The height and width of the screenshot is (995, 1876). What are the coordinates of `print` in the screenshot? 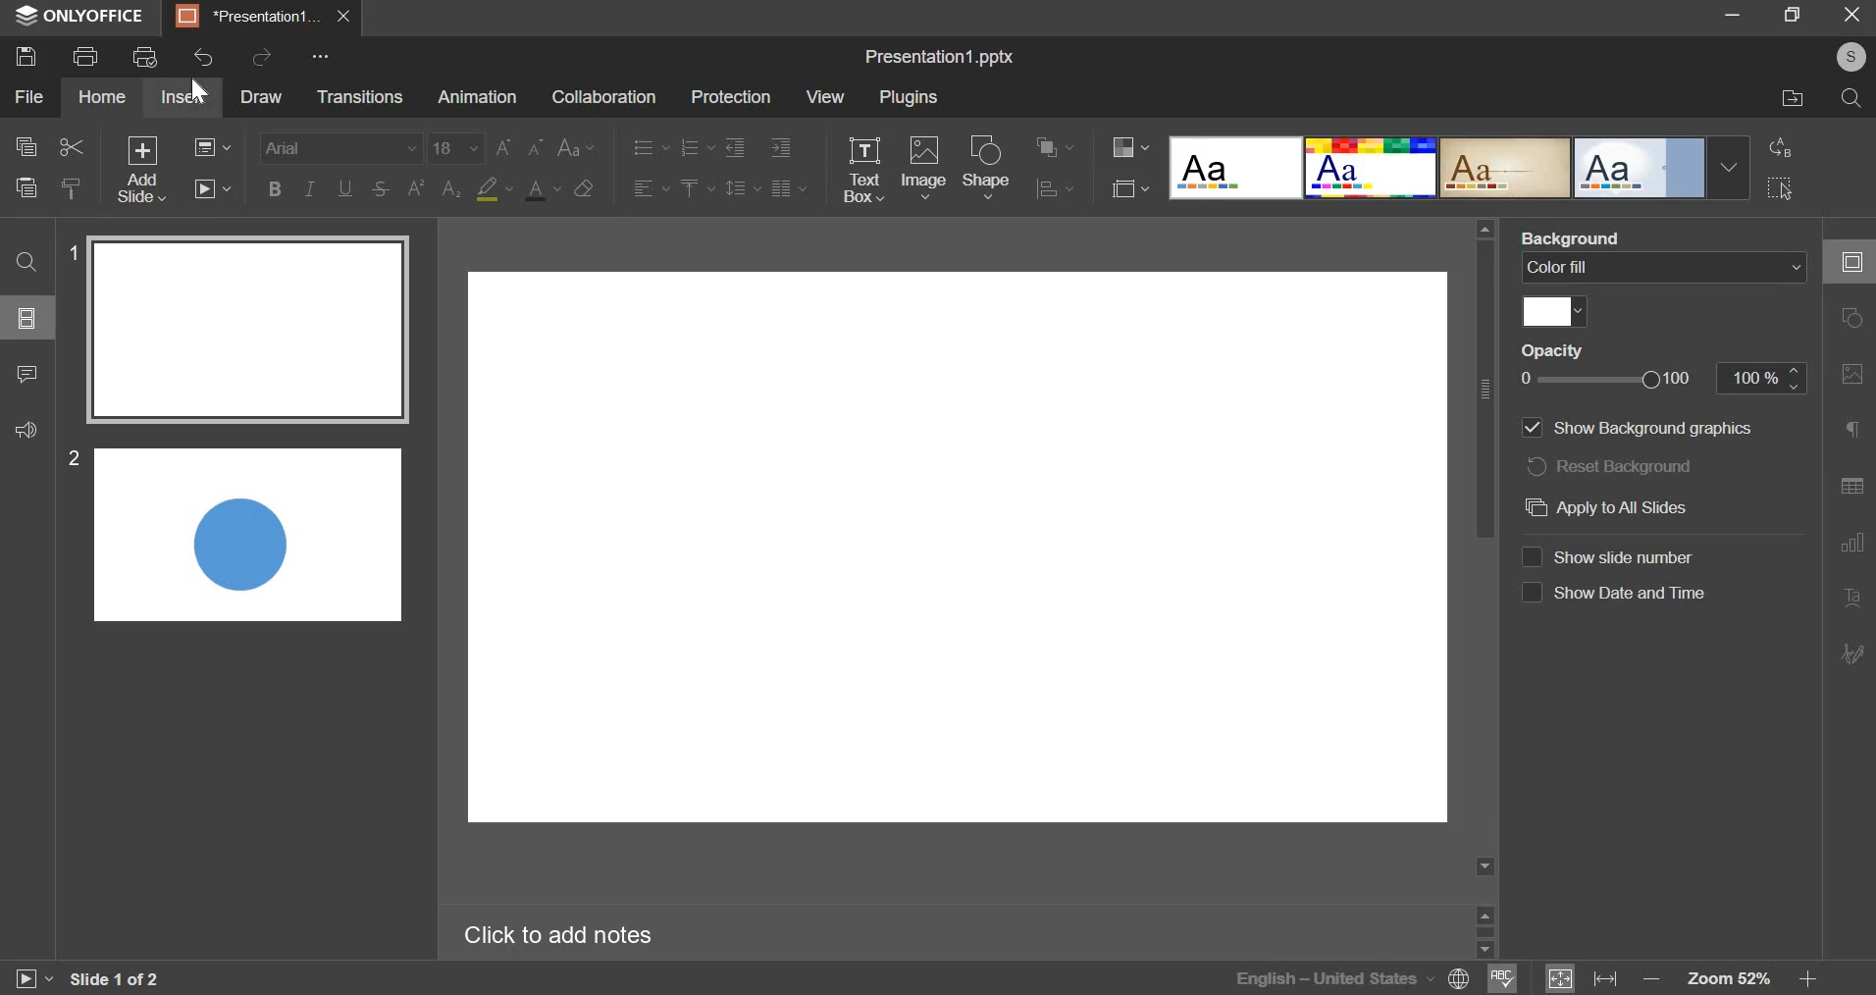 It's located at (87, 56).